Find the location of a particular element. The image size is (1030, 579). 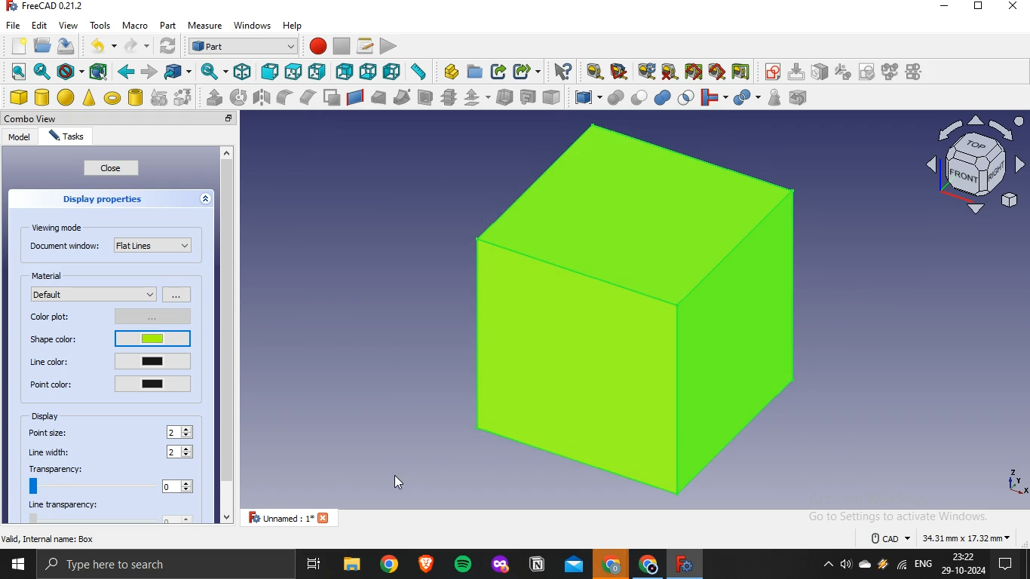

show hidden icons is located at coordinates (825, 565).